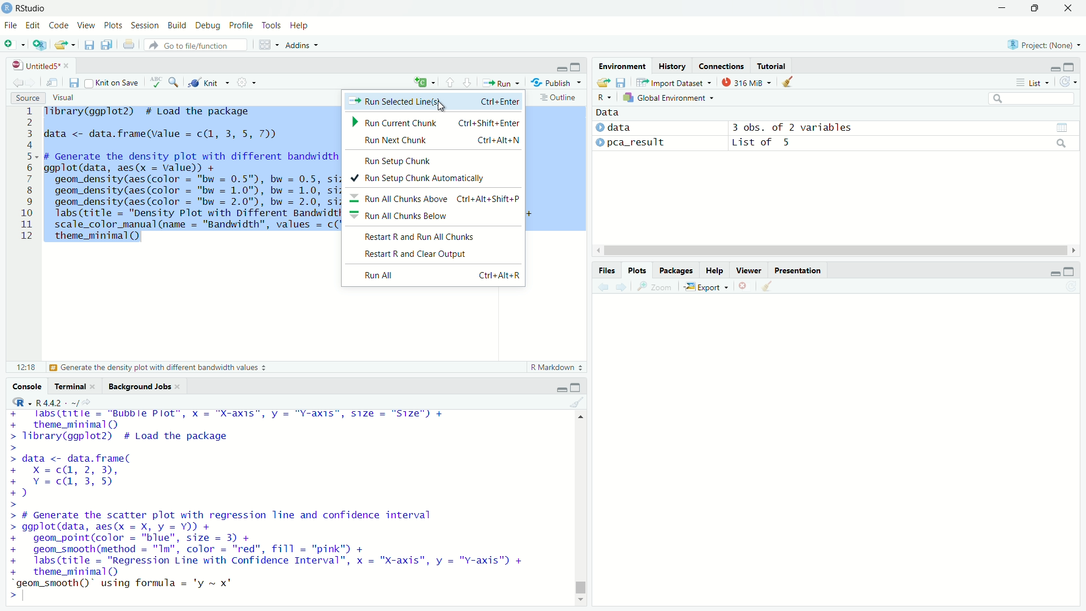  What do you see at coordinates (599, 127) in the screenshot?
I see `expand/collapse` at bounding box center [599, 127].